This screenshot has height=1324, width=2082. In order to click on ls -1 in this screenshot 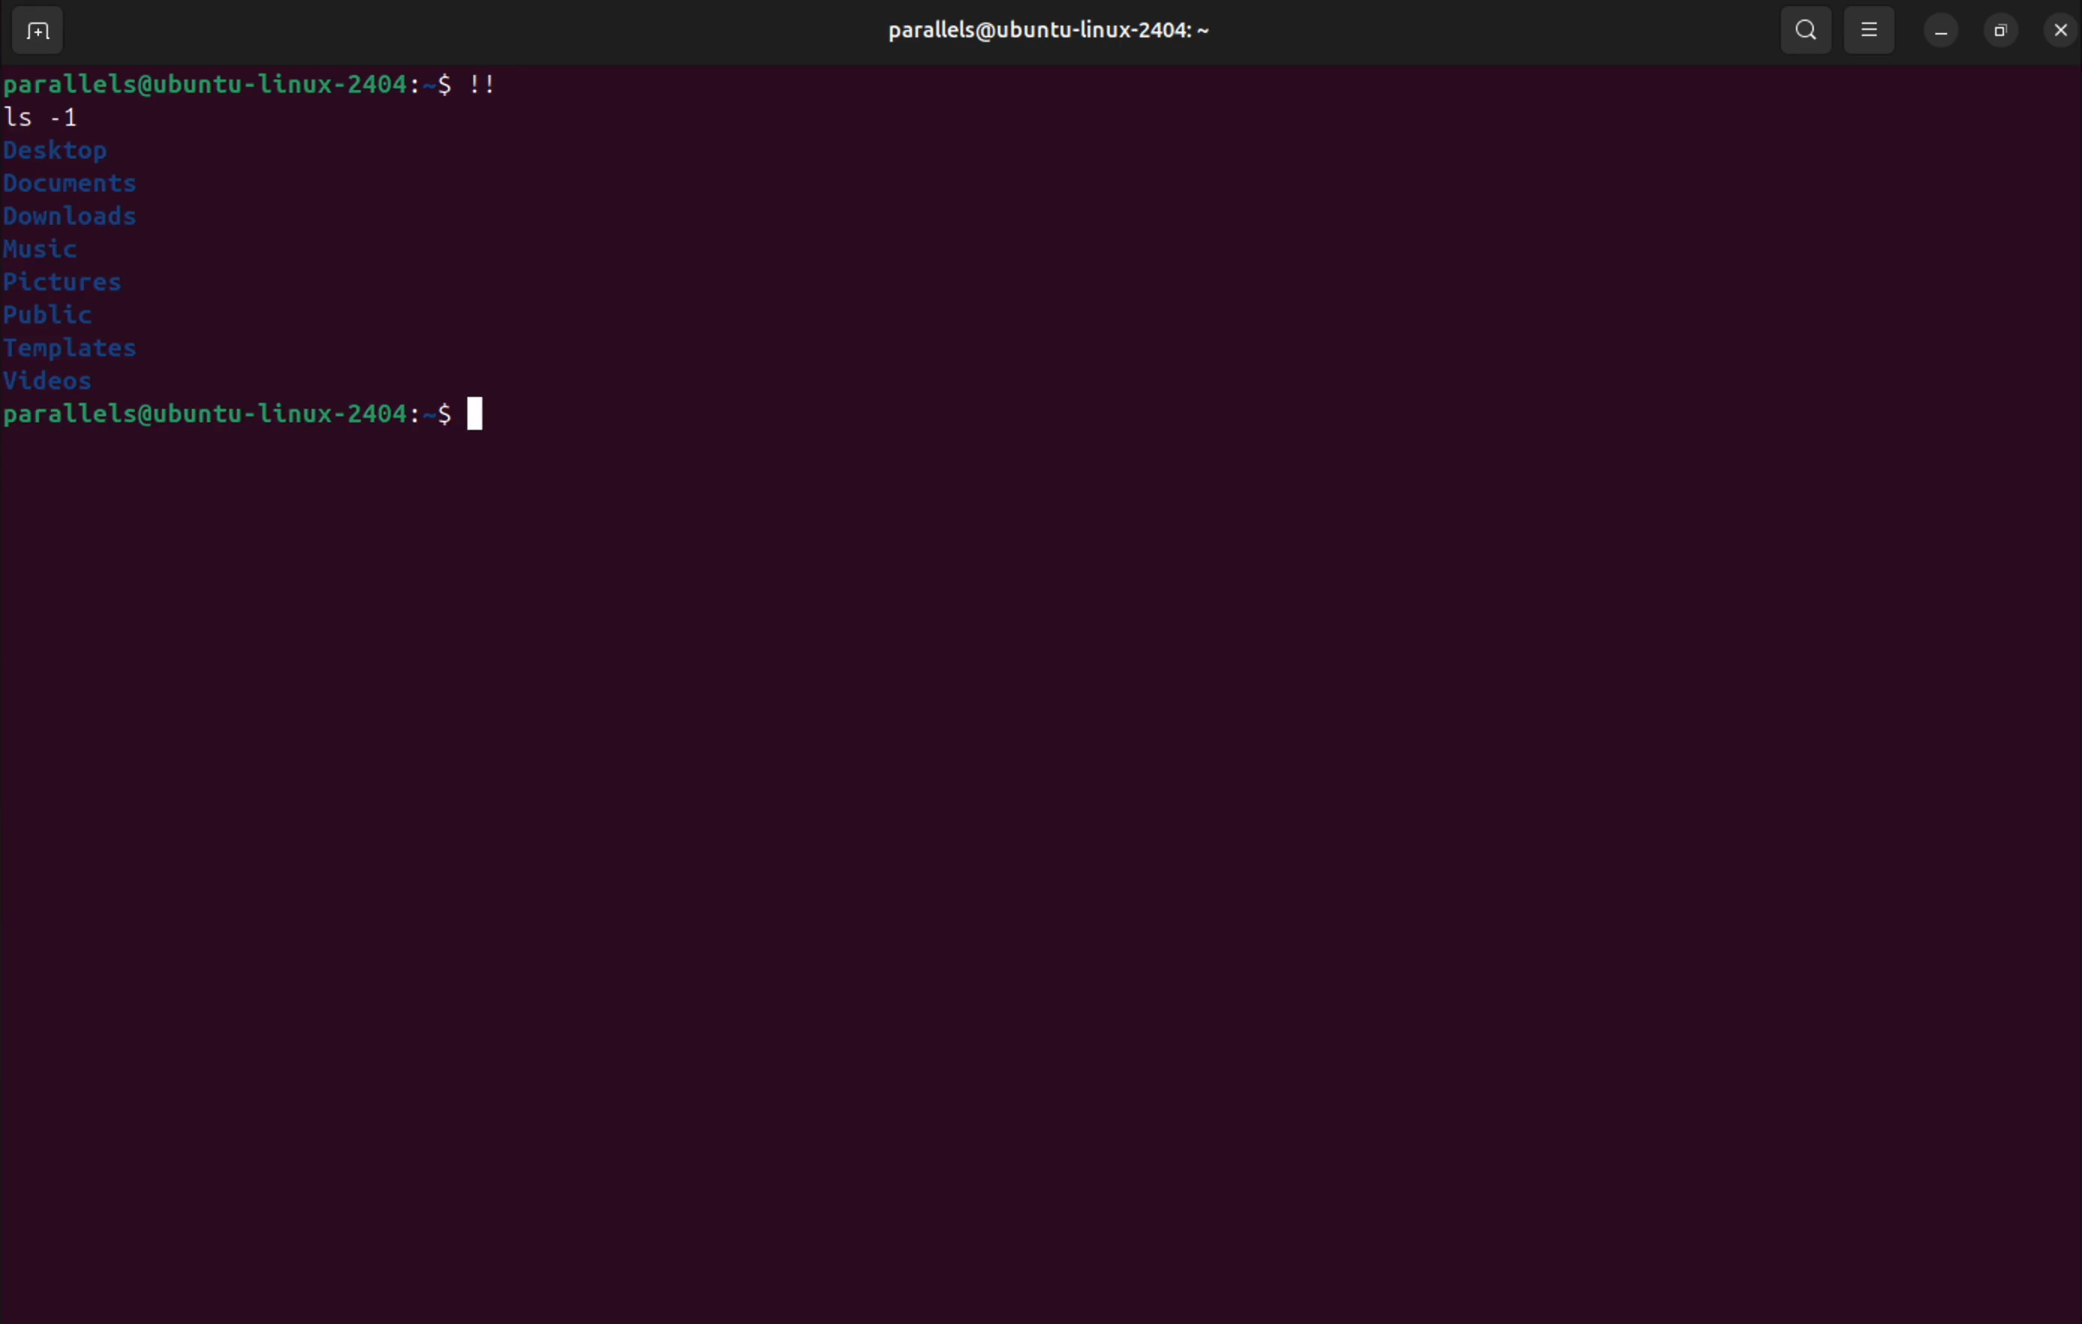, I will do `click(55, 115)`.